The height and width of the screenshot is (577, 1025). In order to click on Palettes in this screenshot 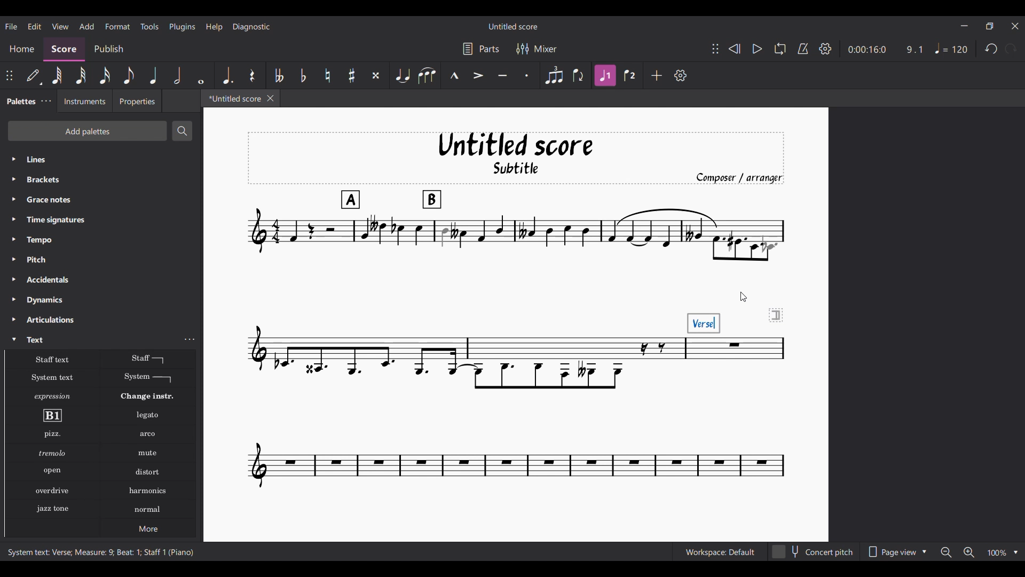, I will do `click(19, 102)`.